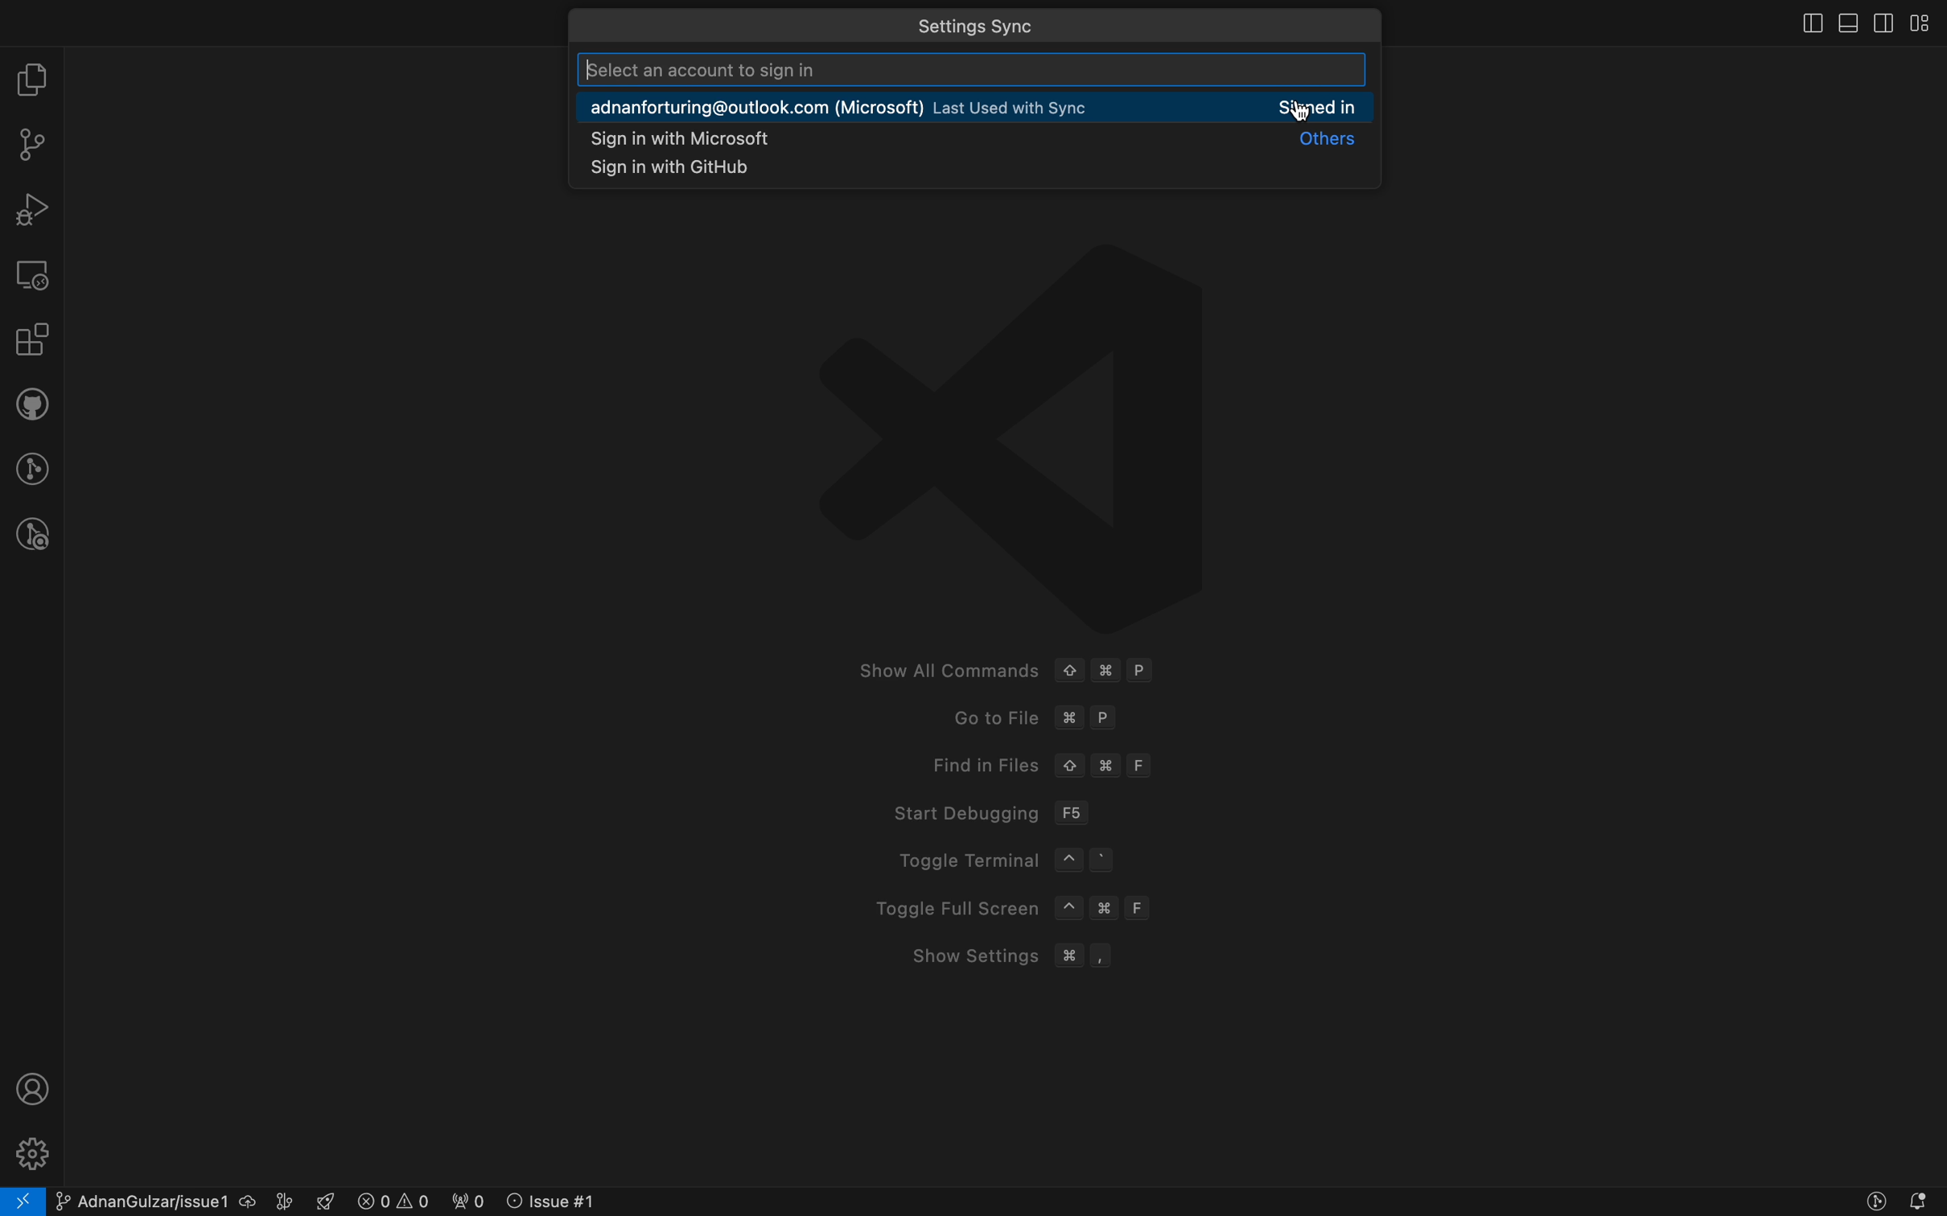  Describe the element at coordinates (31, 466) in the screenshot. I see `gitlens` at that location.